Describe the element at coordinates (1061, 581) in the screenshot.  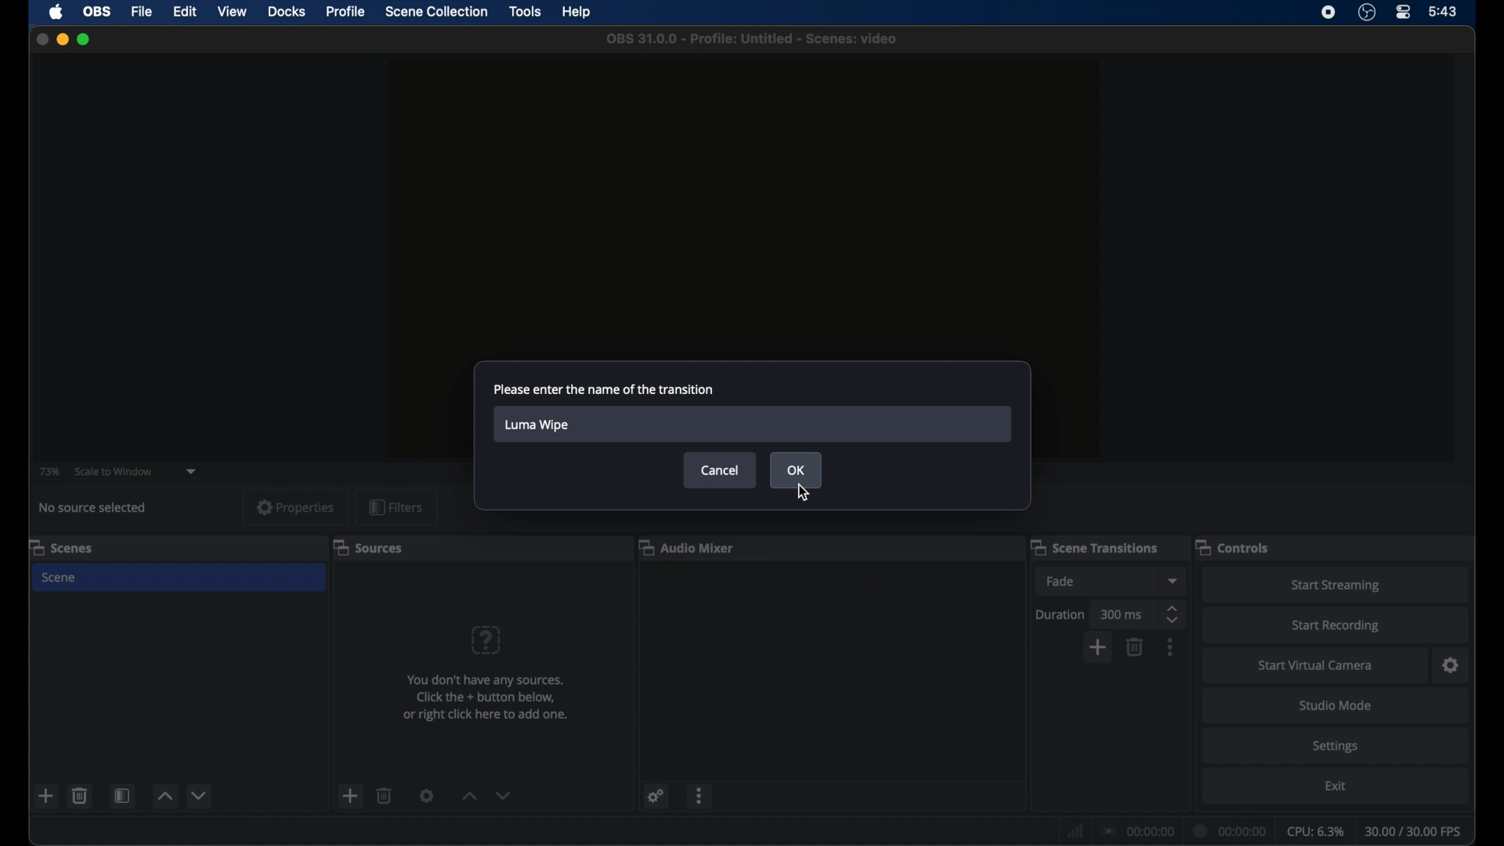
I see `fade` at that location.